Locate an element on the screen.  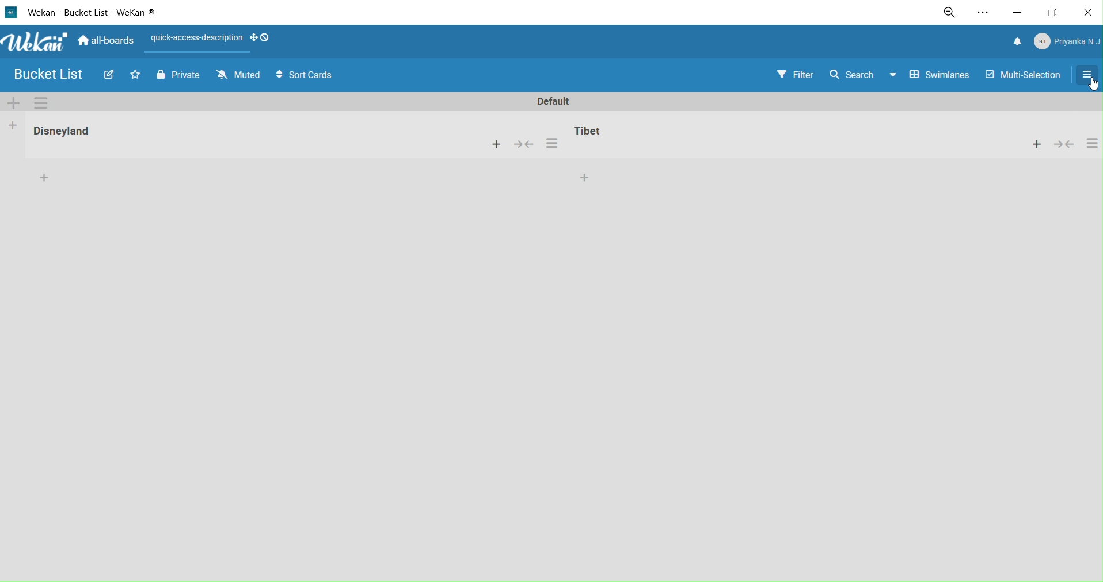
add card to the bottom of the list is located at coordinates (585, 179).